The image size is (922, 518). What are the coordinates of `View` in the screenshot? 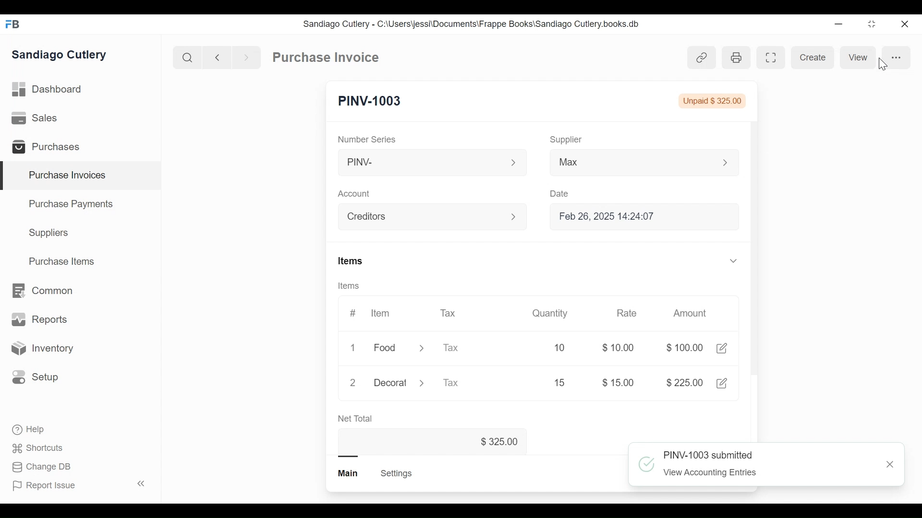 It's located at (857, 57).